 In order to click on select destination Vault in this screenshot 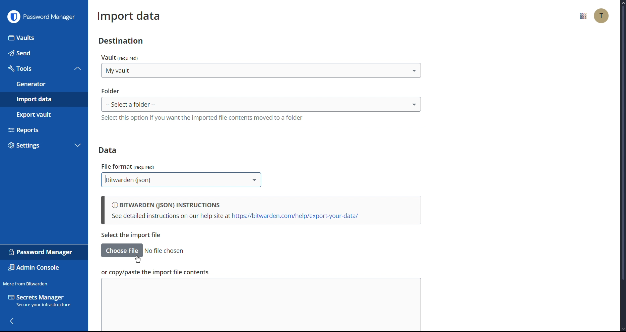, I will do `click(260, 70)`.